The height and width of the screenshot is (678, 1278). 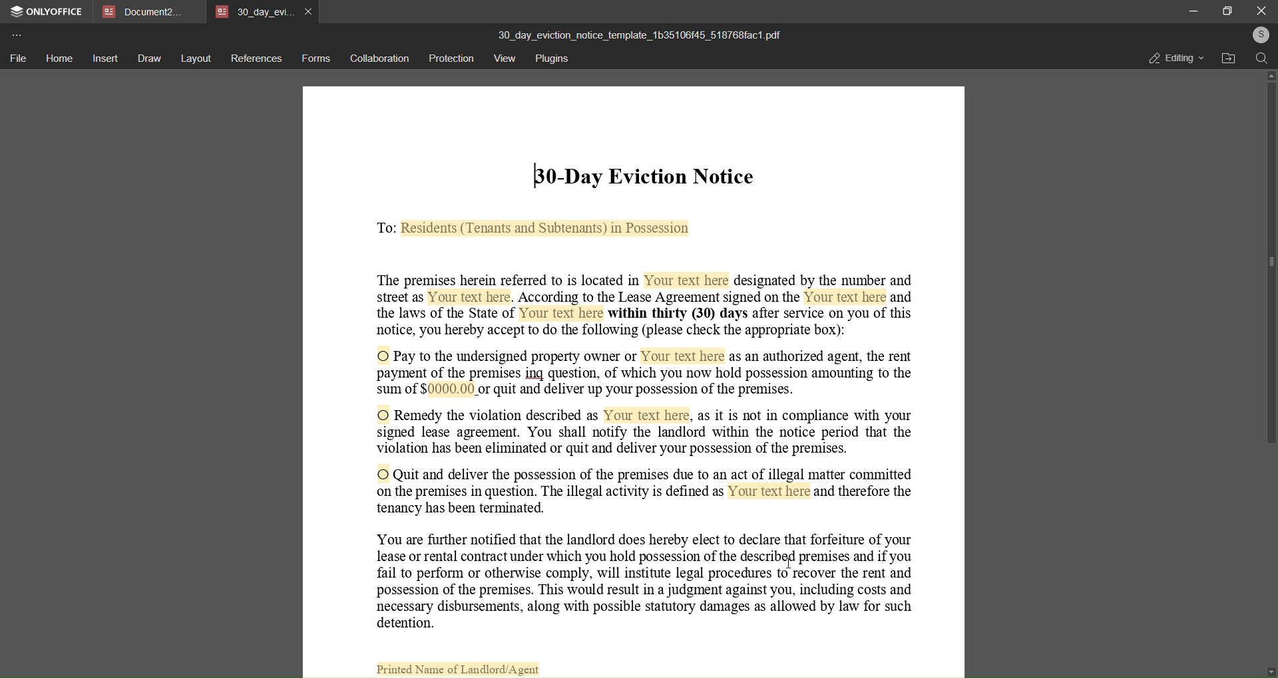 I want to click on user, so click(x=1257, y=35).